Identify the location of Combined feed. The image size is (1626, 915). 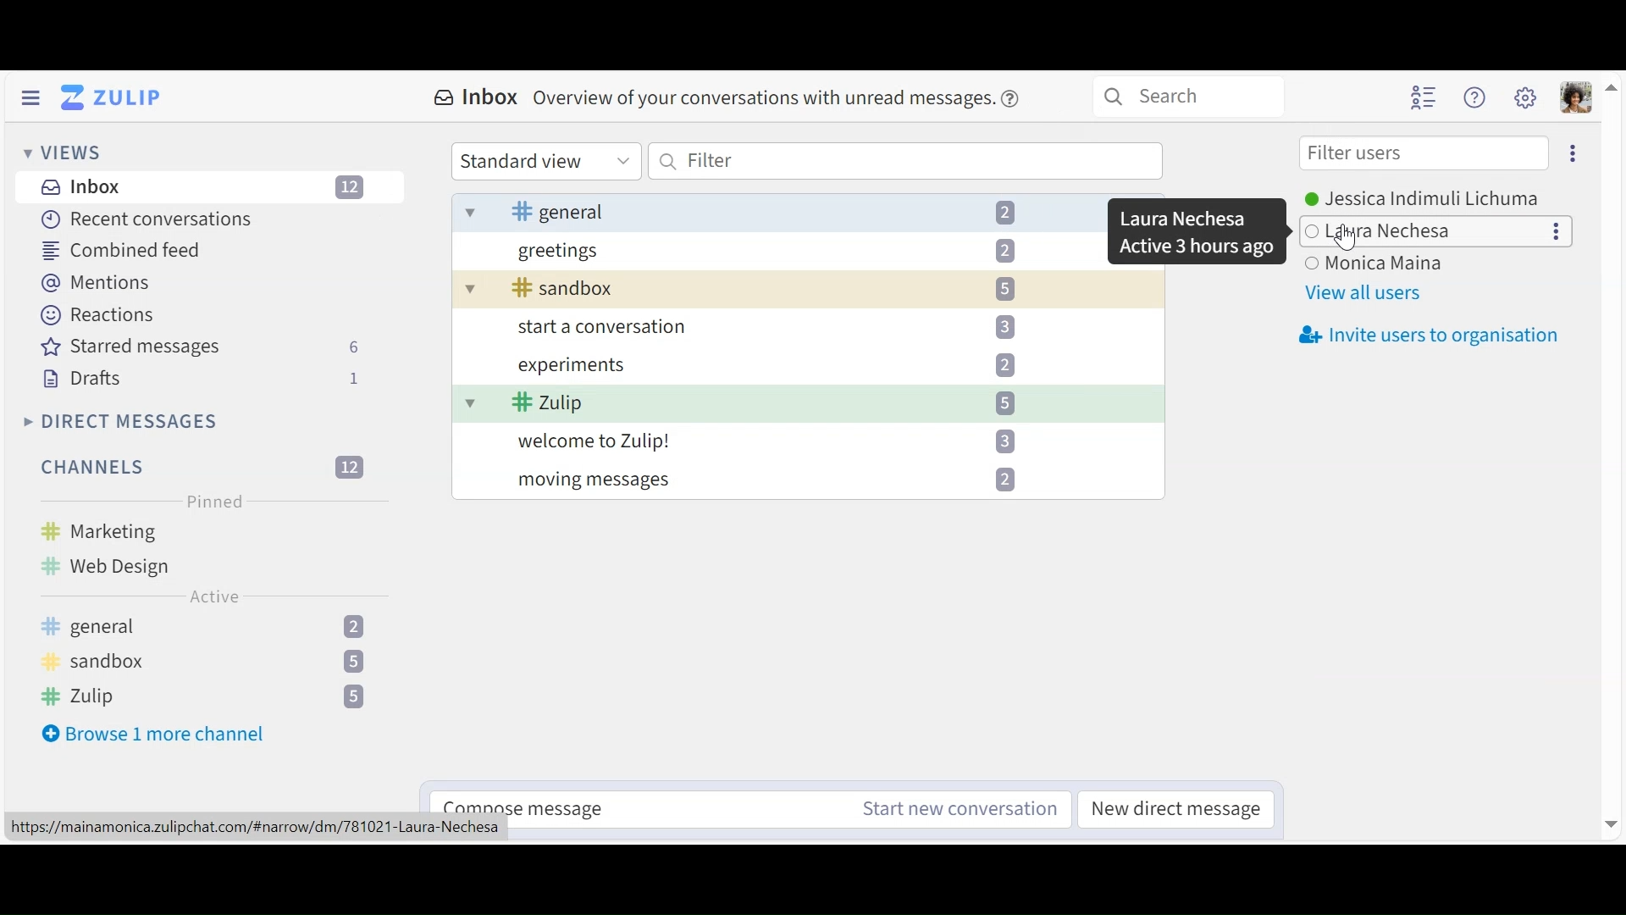
(124, 249).